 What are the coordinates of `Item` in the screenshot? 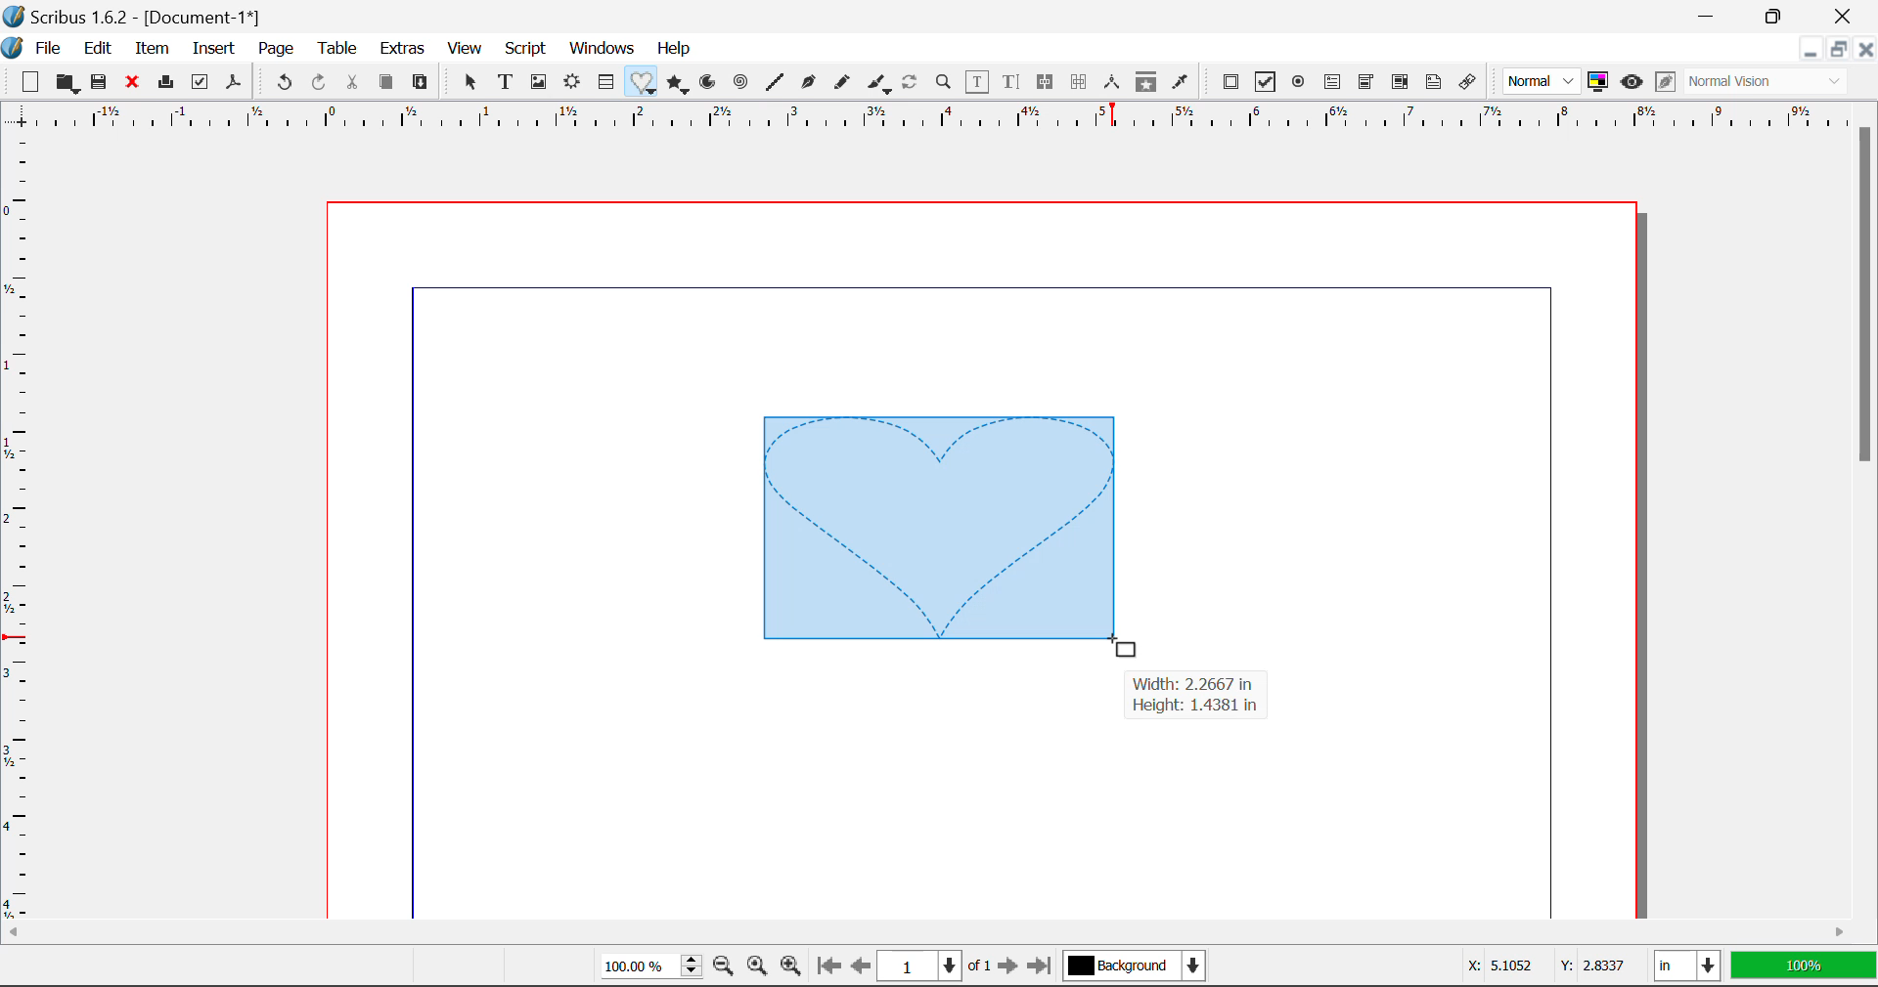 It's located at (153, 50).